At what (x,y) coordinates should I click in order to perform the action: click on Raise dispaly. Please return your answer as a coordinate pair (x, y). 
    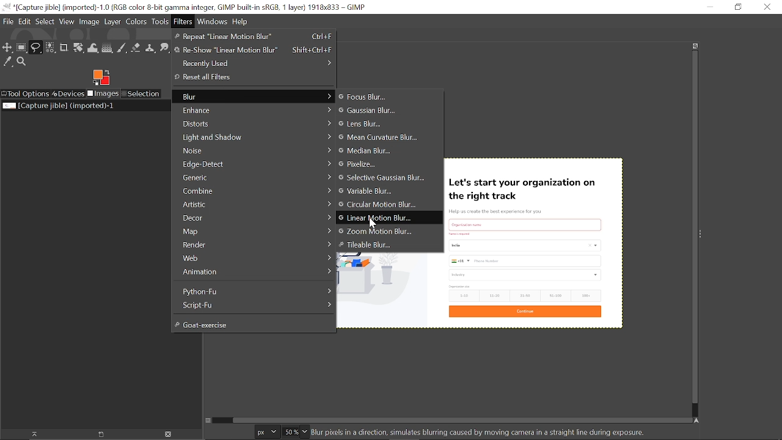
    Looking at the image, I should click on (31, 435).